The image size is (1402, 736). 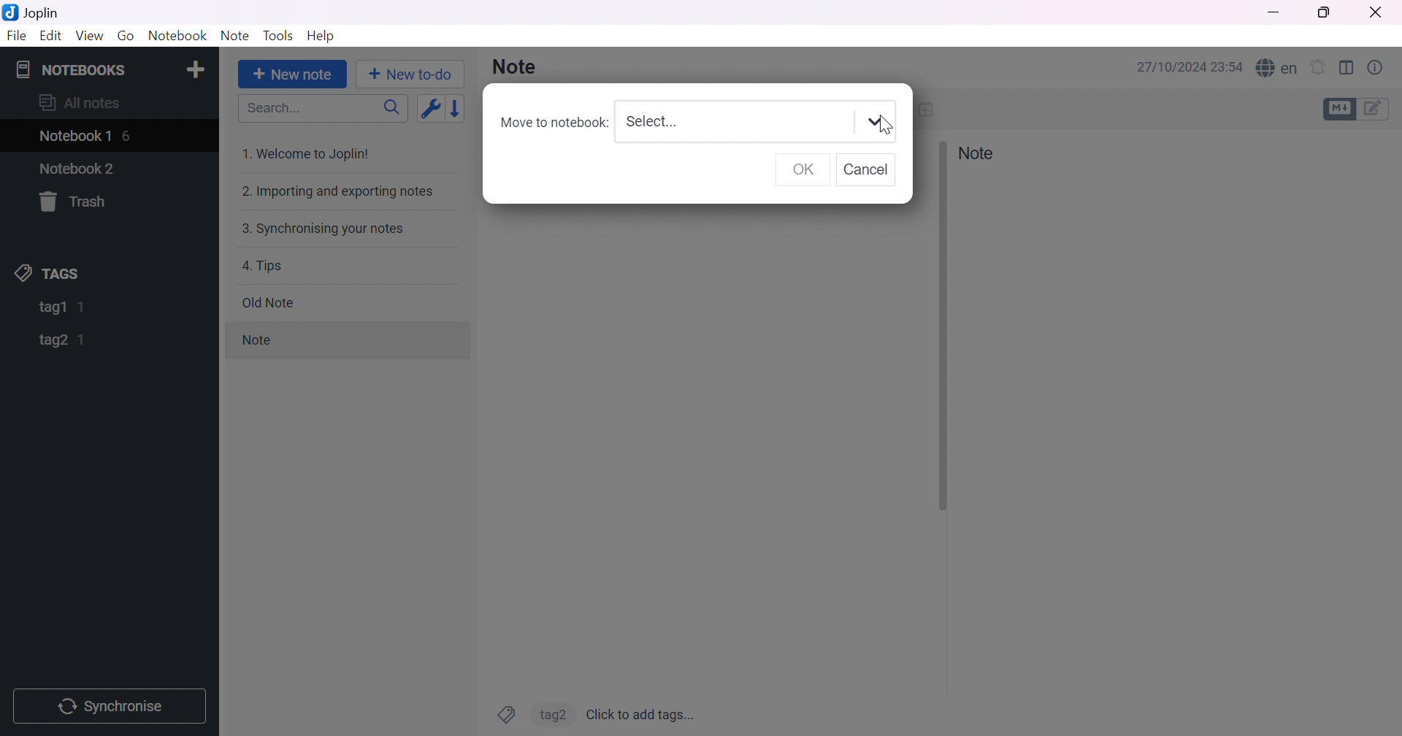 What do you see at coordinates (506, 714) in the screenshot?
I see `Tags` at bounding box center [506, 714].